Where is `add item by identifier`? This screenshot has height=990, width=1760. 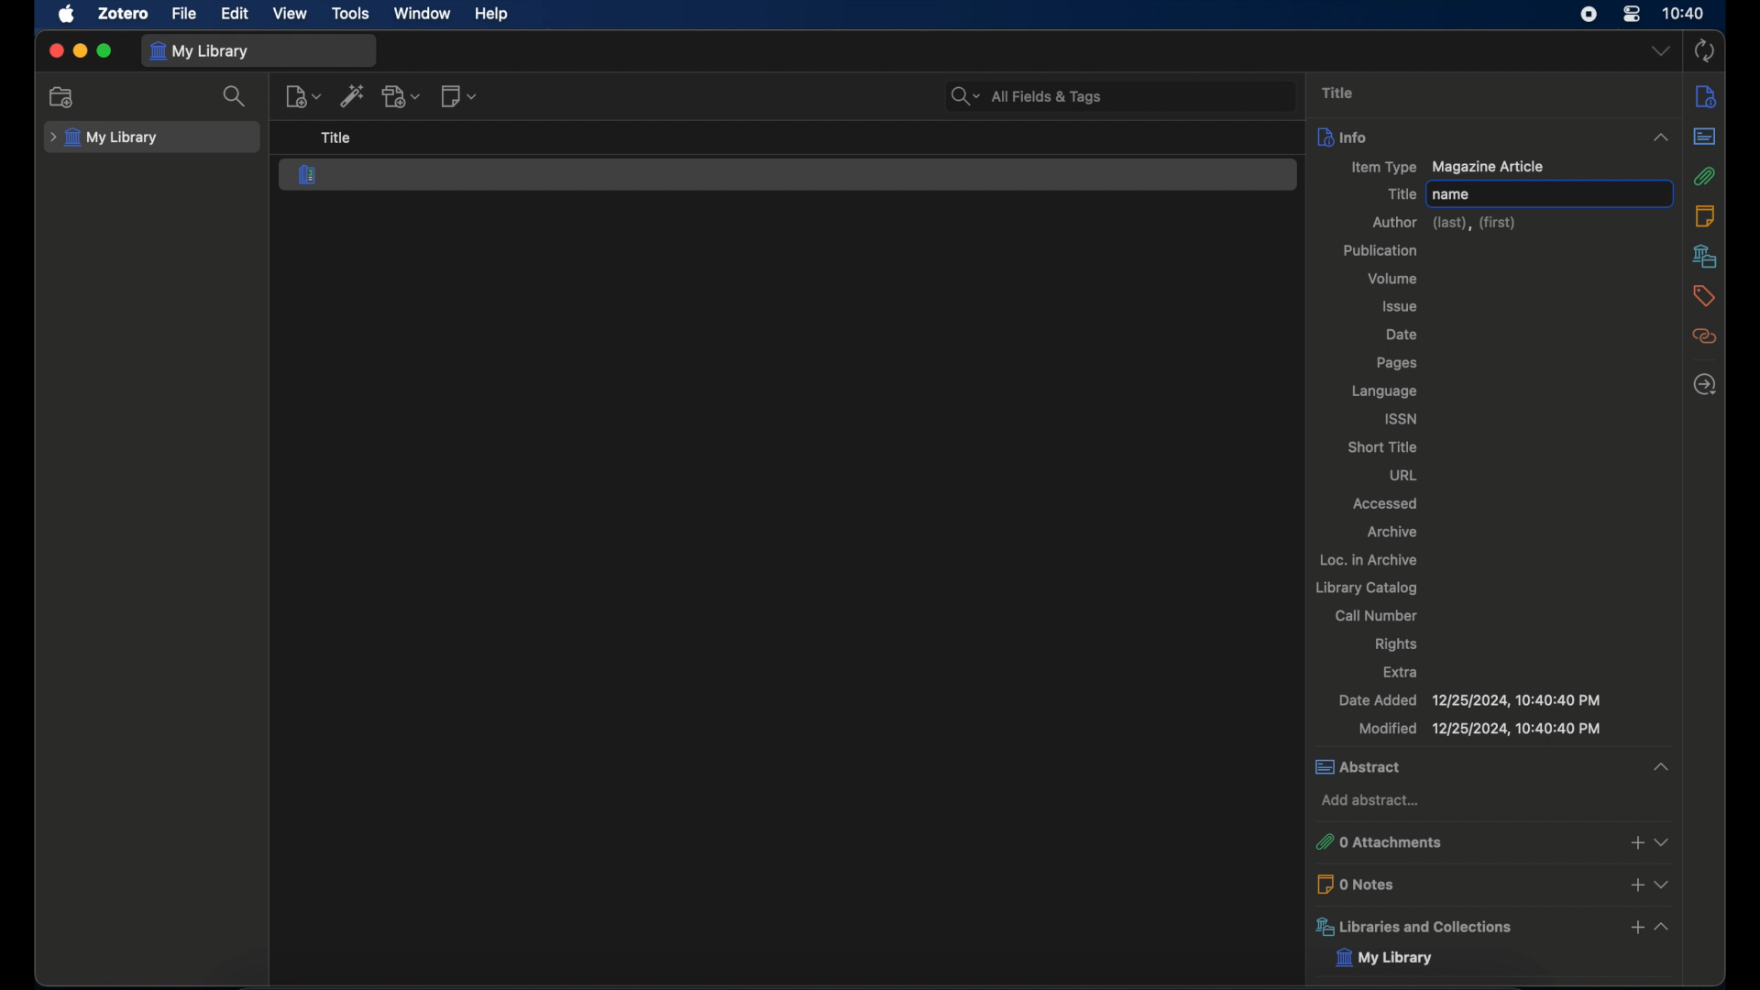
add item by identifier is located at coordinates (353, 95).